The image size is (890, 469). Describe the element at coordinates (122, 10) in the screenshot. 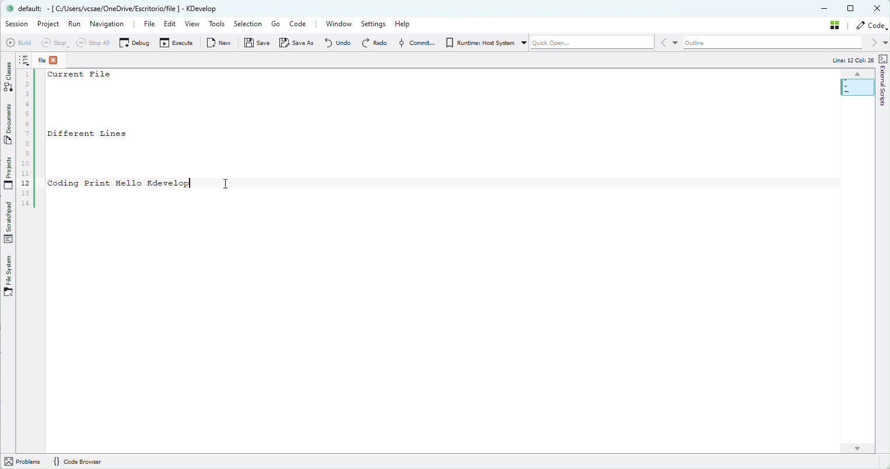

I see `® default: - [ C/Users/vcsae/OneDrive/Escritorioffile | - KDevelop` at that location.